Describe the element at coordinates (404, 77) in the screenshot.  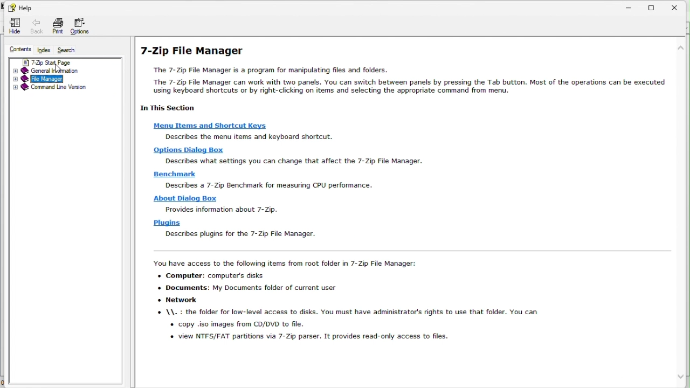
I see `7-Zip File Manager
The 7-Zip File Manager is a program for manipulating files and folders.
The 7-Zip File Manager can work with two panels. You can switch between panels by pressing the Tab button. Most of the operations can be executed
using keyboard shortcuts or by right-clicking on items and selecting the appropriate command from menu.

In This Section` at that location.